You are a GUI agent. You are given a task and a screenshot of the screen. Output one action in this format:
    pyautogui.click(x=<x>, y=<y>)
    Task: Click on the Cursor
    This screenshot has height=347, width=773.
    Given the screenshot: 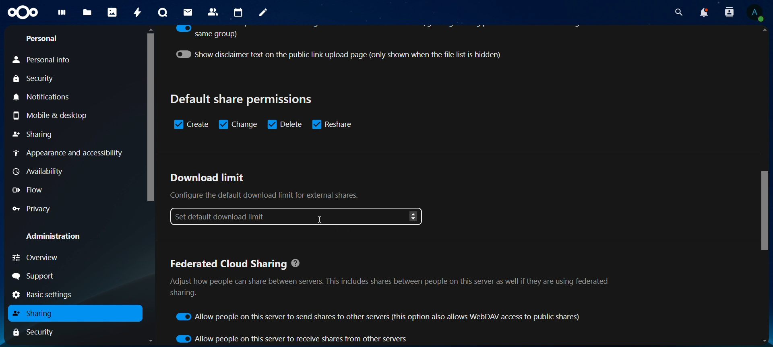 What is the action you would take?
    pyautogui.click(x=321, y=220)
    